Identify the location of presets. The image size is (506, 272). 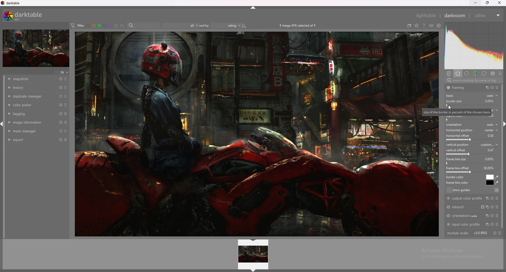
(66, 140).